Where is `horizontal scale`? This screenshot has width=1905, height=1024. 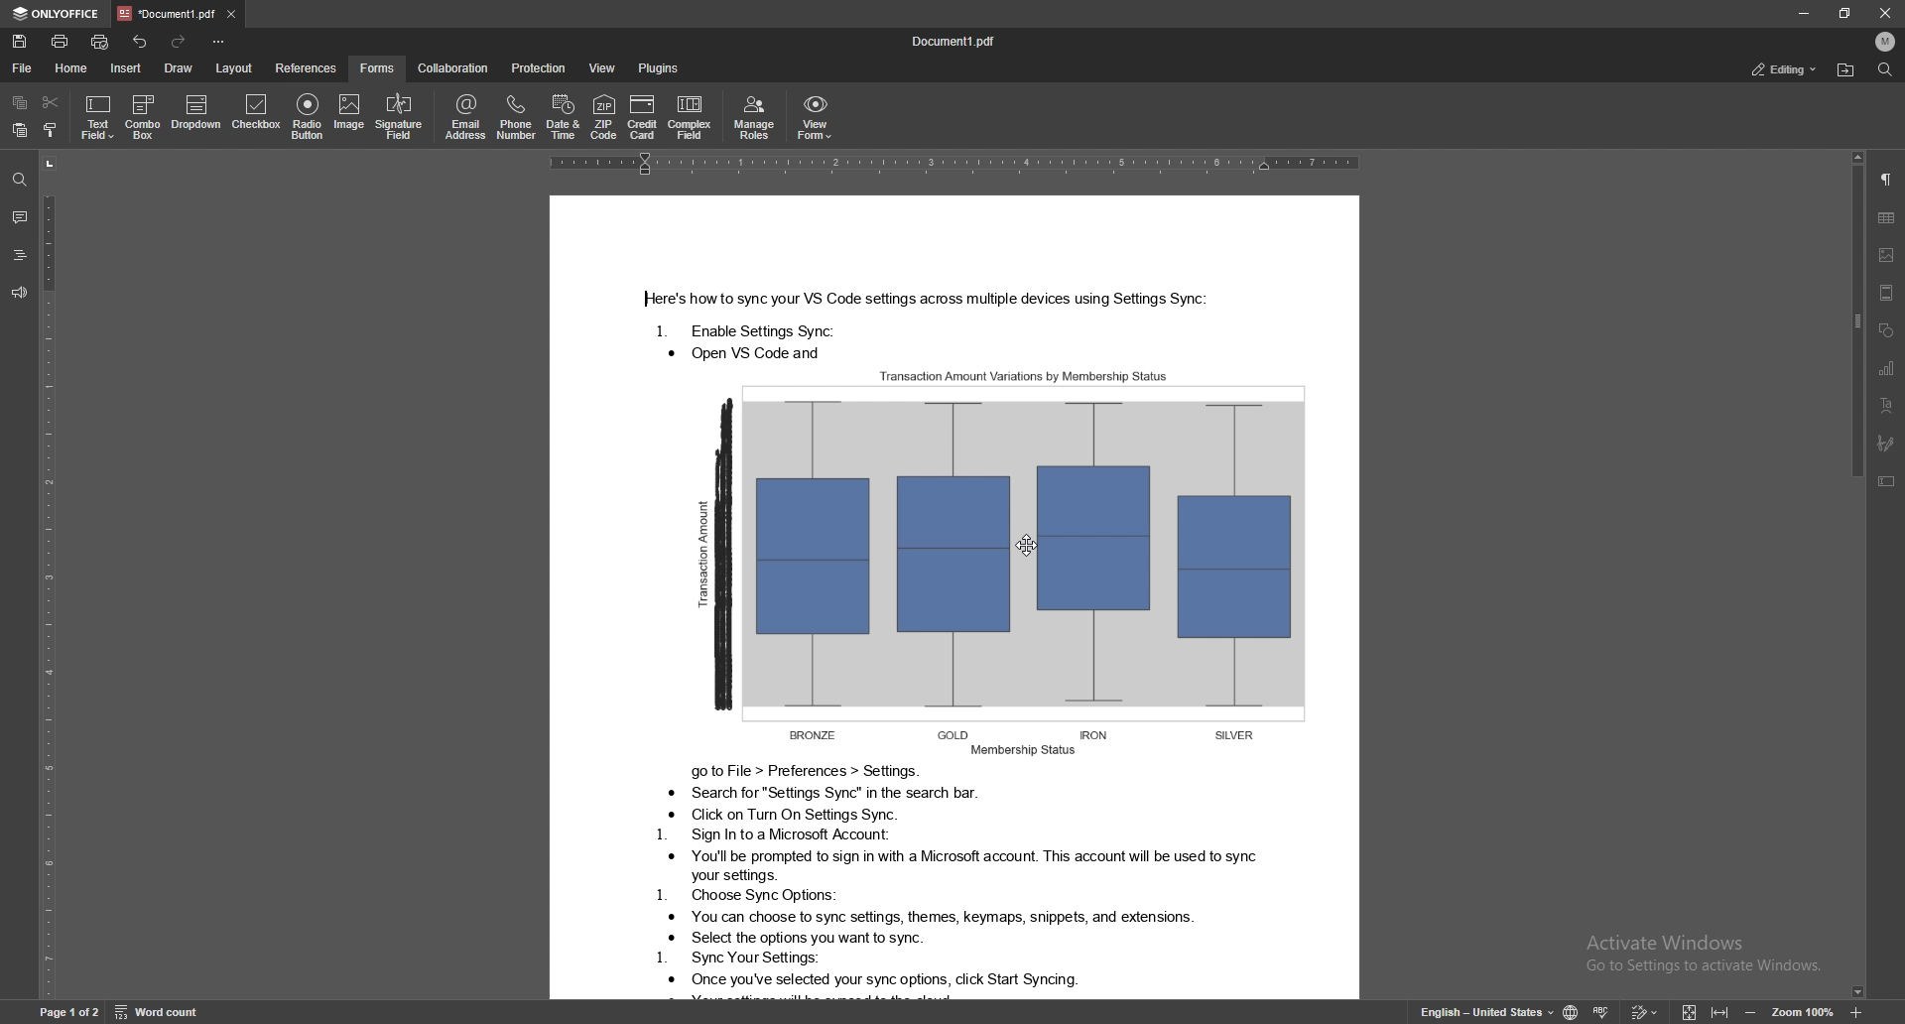 horizontal scale is located at coordinates (964, 166).